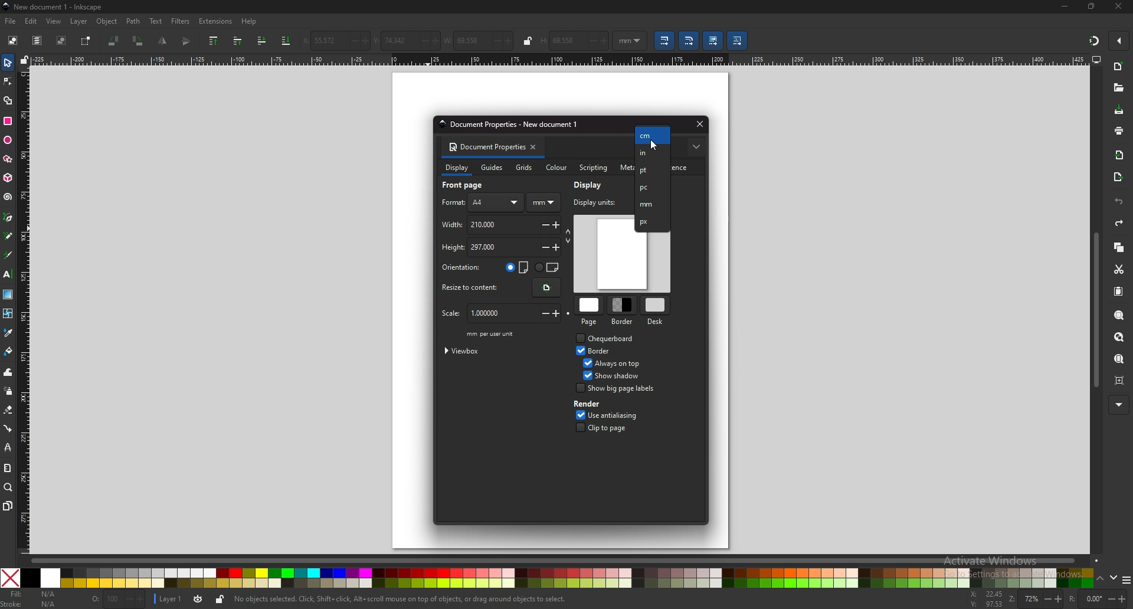  Describe the element at coordinates (1085, 600) in the screenshot. I see `rotation` at that location.